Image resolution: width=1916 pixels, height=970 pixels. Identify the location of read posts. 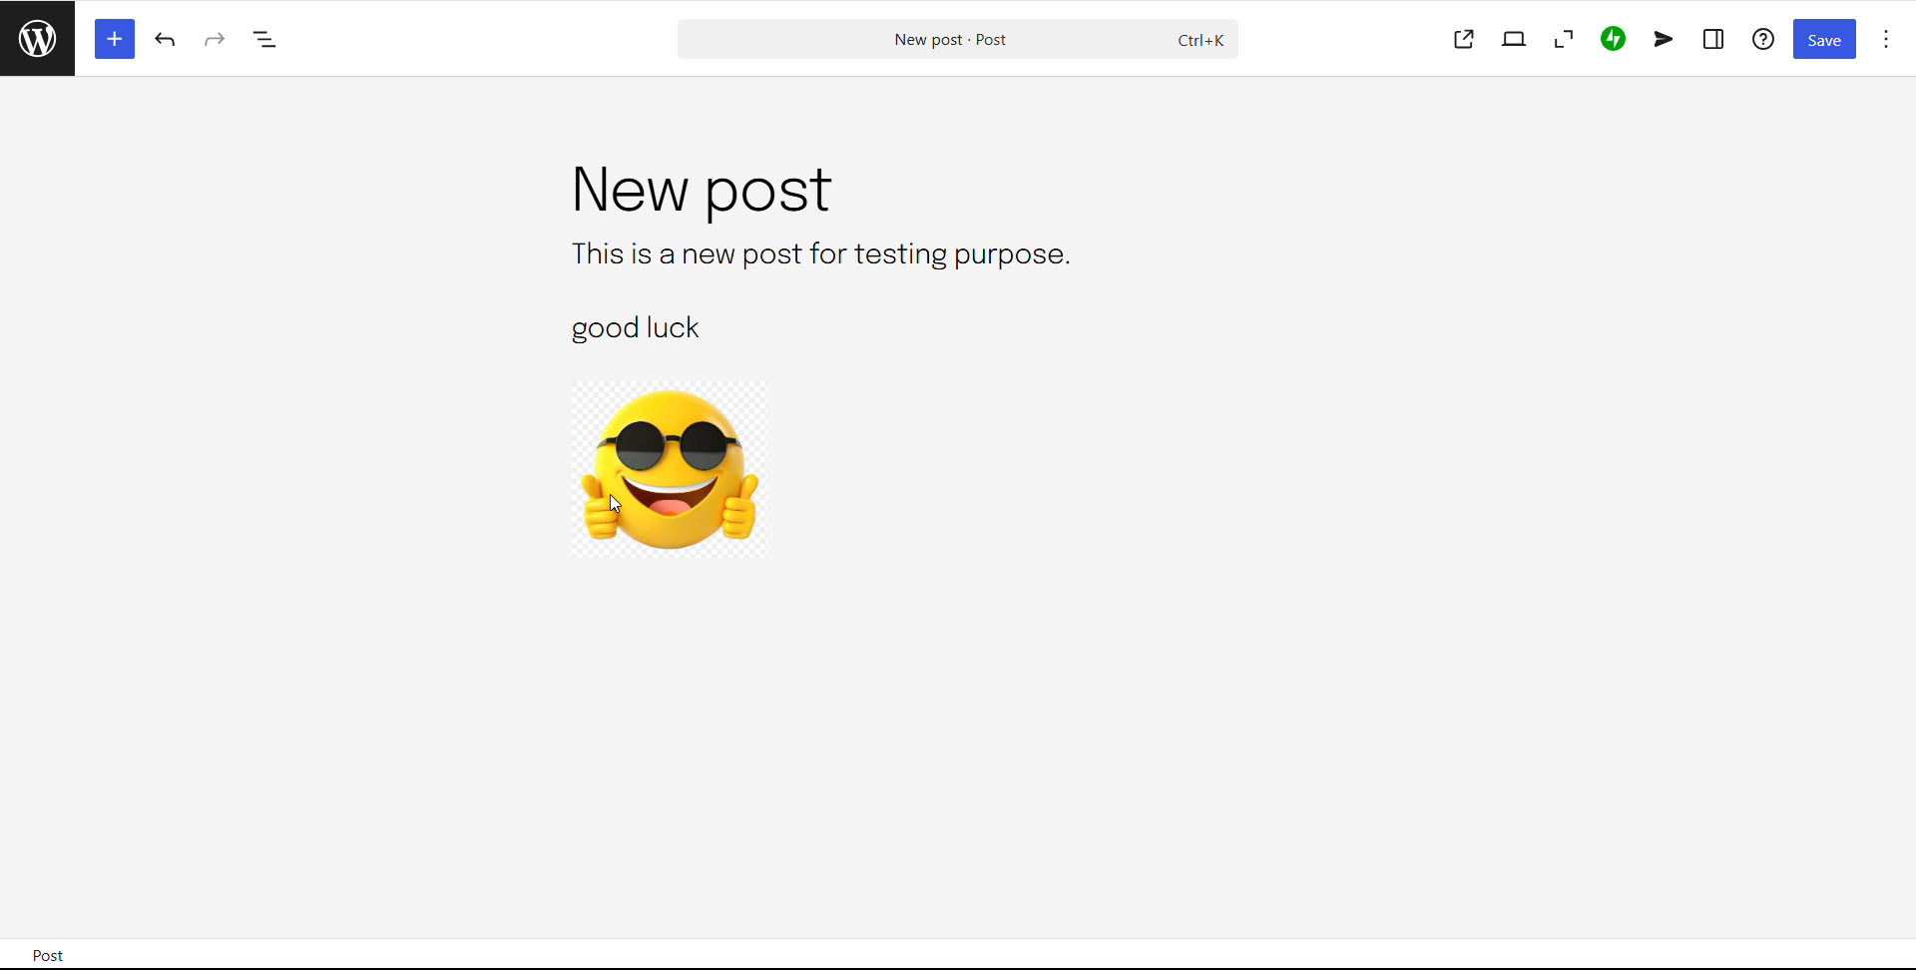
(37, 38).